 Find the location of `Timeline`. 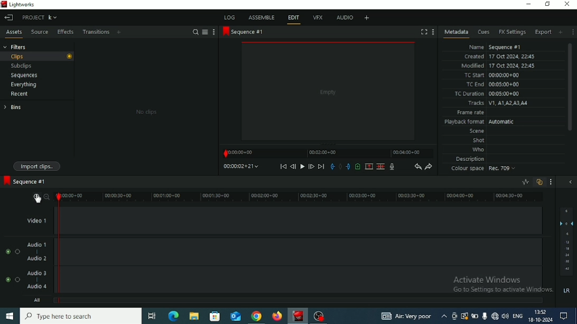

Timeline is located at coordinates (301, 197).